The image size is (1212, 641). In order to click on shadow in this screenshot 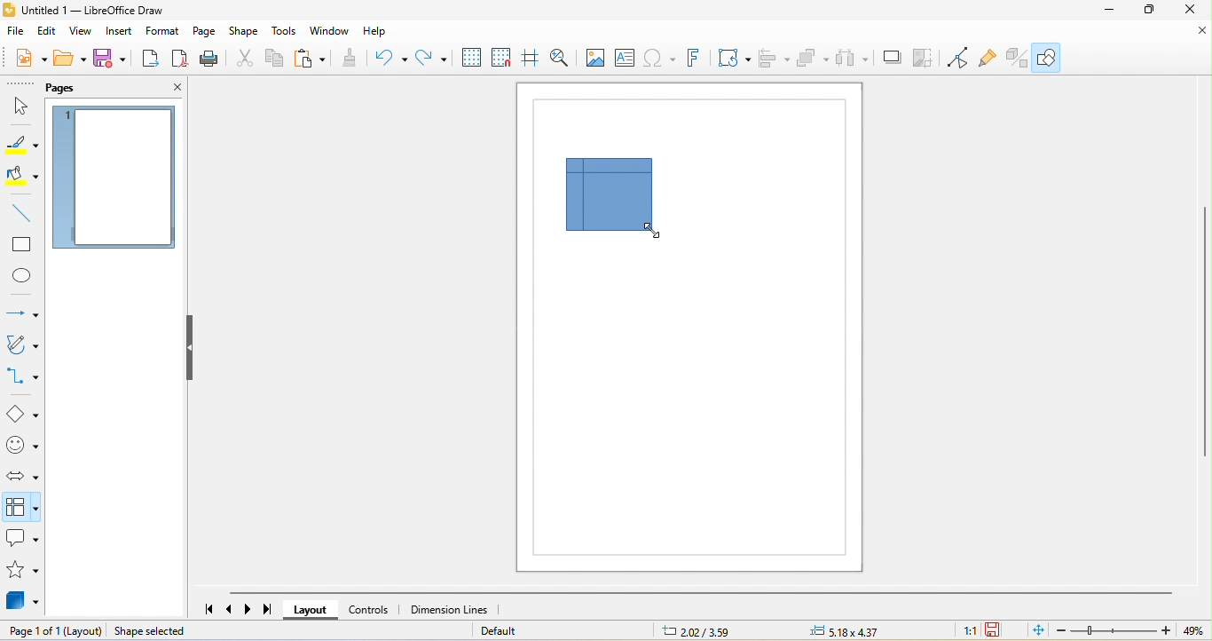, I will do `click(895, 58)`.